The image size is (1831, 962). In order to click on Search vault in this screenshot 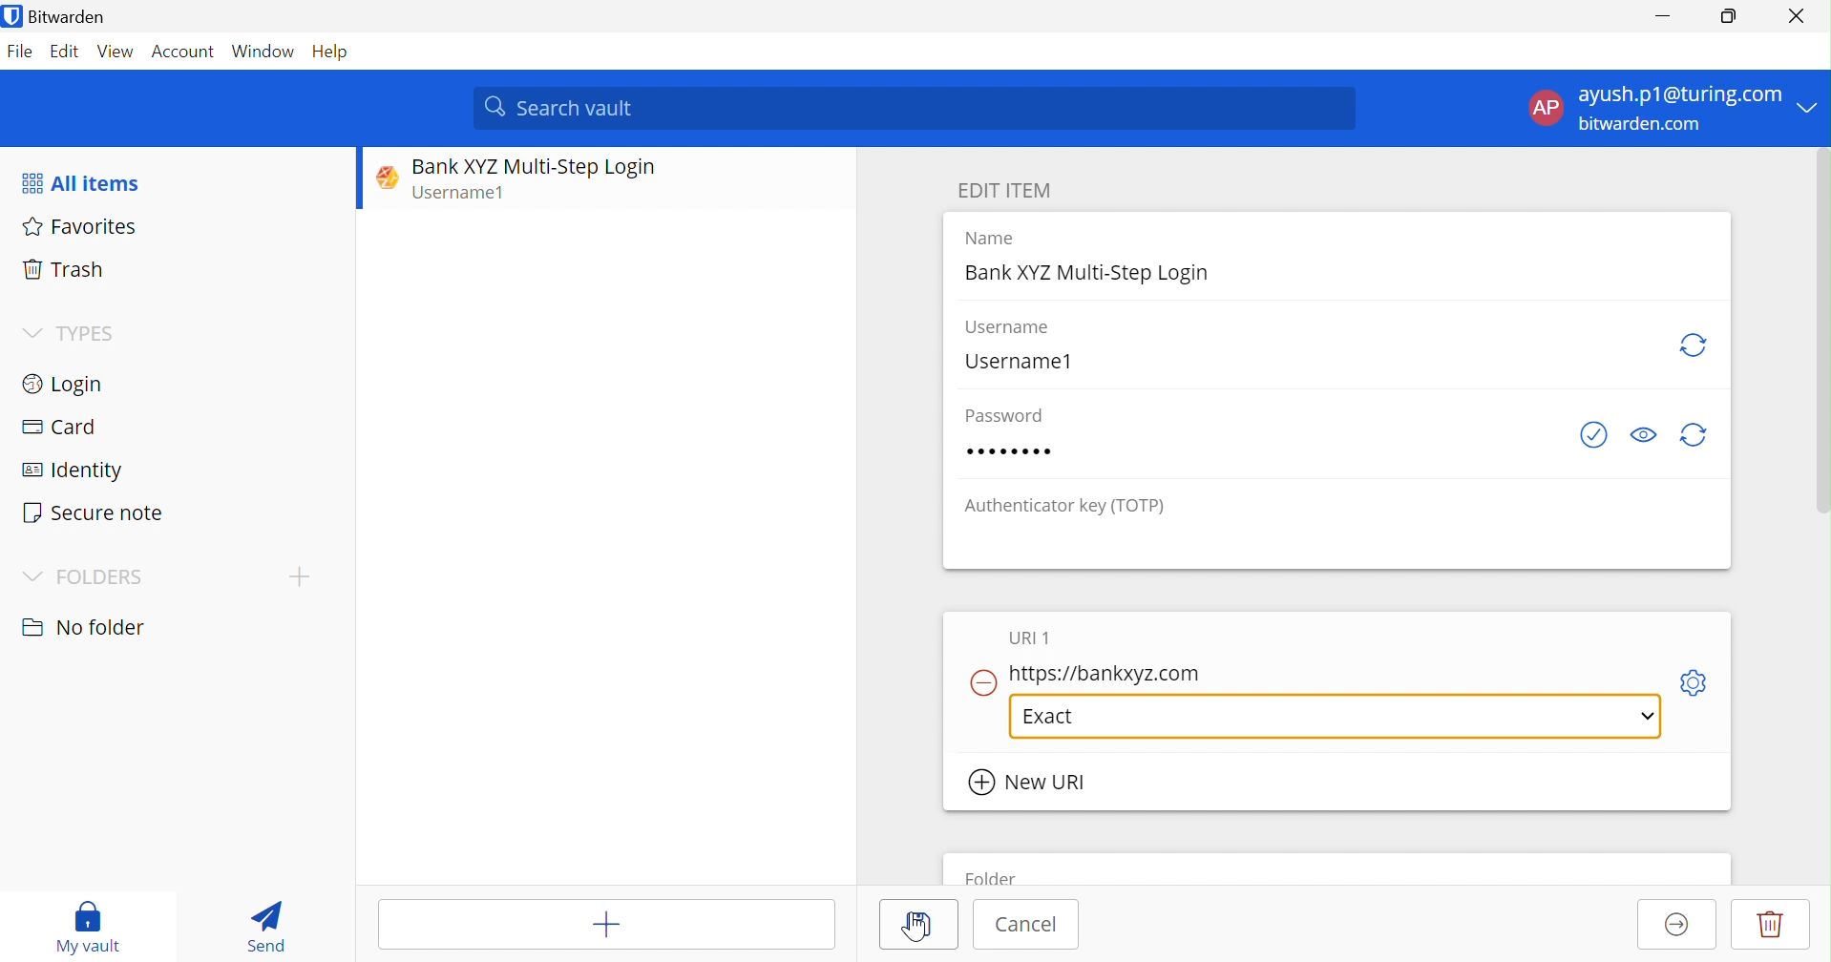, I will do `click(917, 107)`.